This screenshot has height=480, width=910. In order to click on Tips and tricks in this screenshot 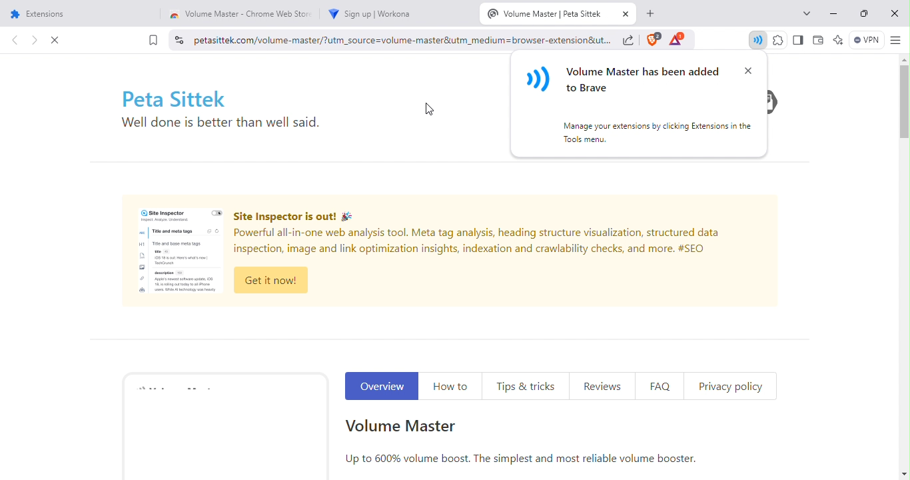, I will do `click(527, 386)`.